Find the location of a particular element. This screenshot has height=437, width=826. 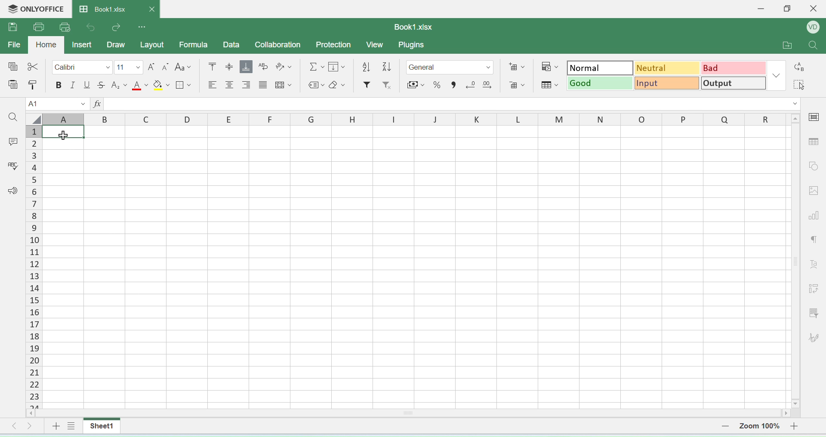

plugins is located at coordinates (416, 45).